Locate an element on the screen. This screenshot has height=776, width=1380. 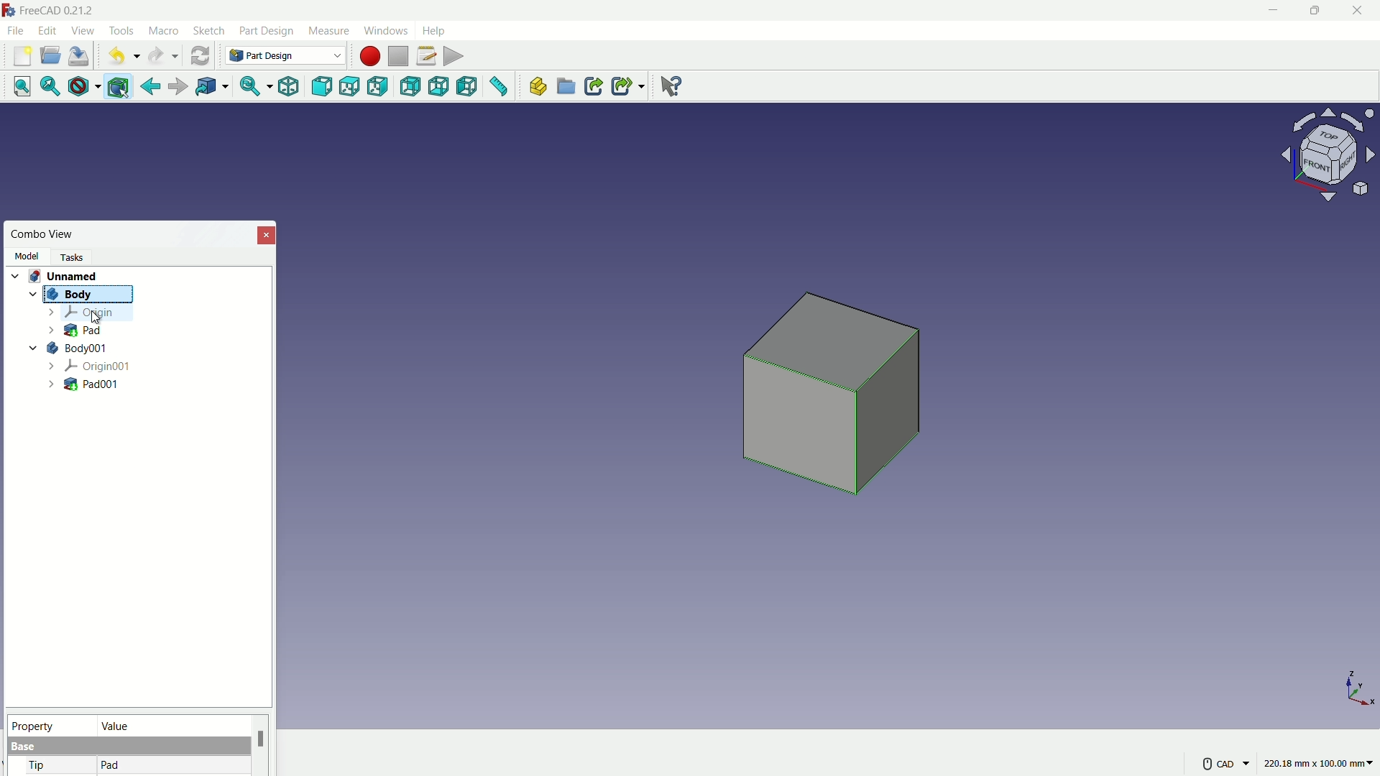
Body is located at coordinates (75, 295).